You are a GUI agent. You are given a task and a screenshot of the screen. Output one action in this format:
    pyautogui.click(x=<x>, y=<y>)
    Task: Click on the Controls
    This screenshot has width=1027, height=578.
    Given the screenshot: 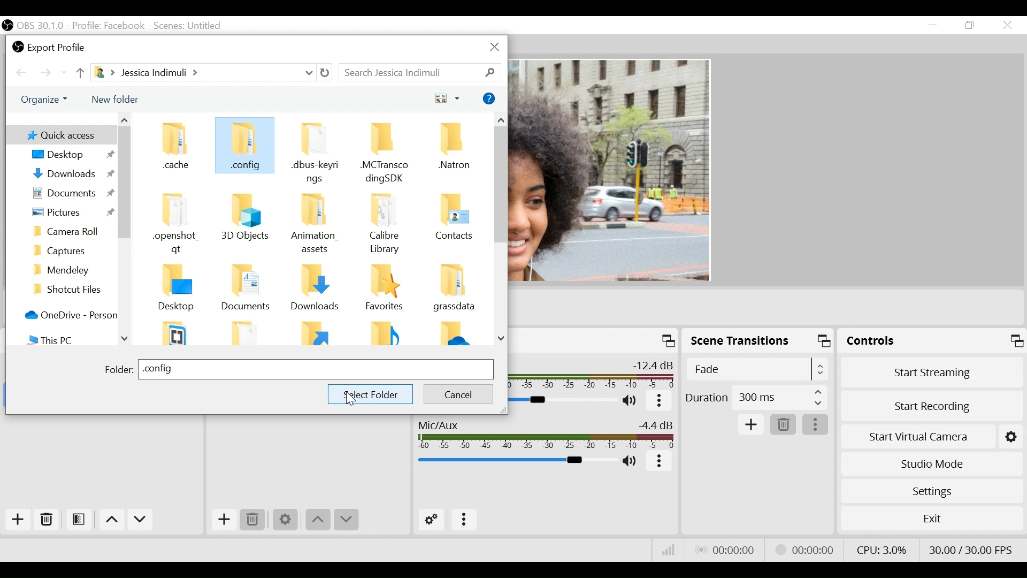 What is the action you would take?
    pyautogui.click(x=932, y=341)
    